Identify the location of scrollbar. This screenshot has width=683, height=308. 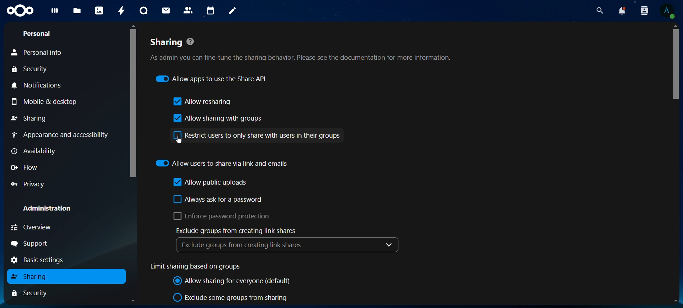
(133, 101).